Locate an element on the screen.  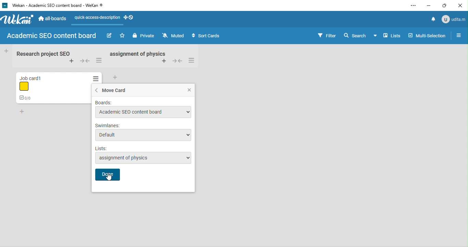
card title is located at coordinates (36, 76).